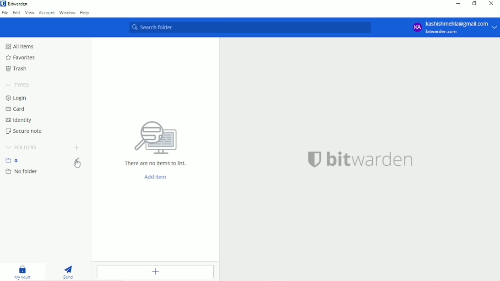  Describe the element at coordinates (16, 4) in the screenshot. I see `Bitwarden` at that location.